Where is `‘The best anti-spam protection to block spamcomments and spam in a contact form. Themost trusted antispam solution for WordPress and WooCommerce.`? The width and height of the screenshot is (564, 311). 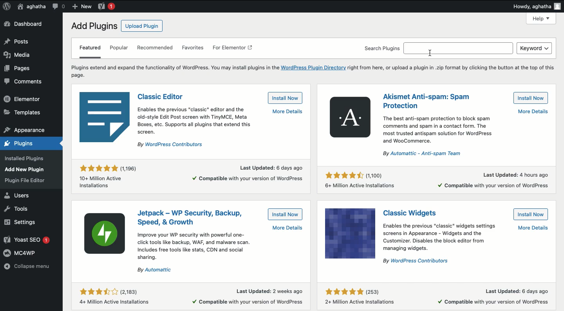 ‘The best anti-spam protection to block spamcomments and spam in a contact form. Themost trusted antispam solution for WordPress and WooCommerce. is located at coordinates (463, 134).